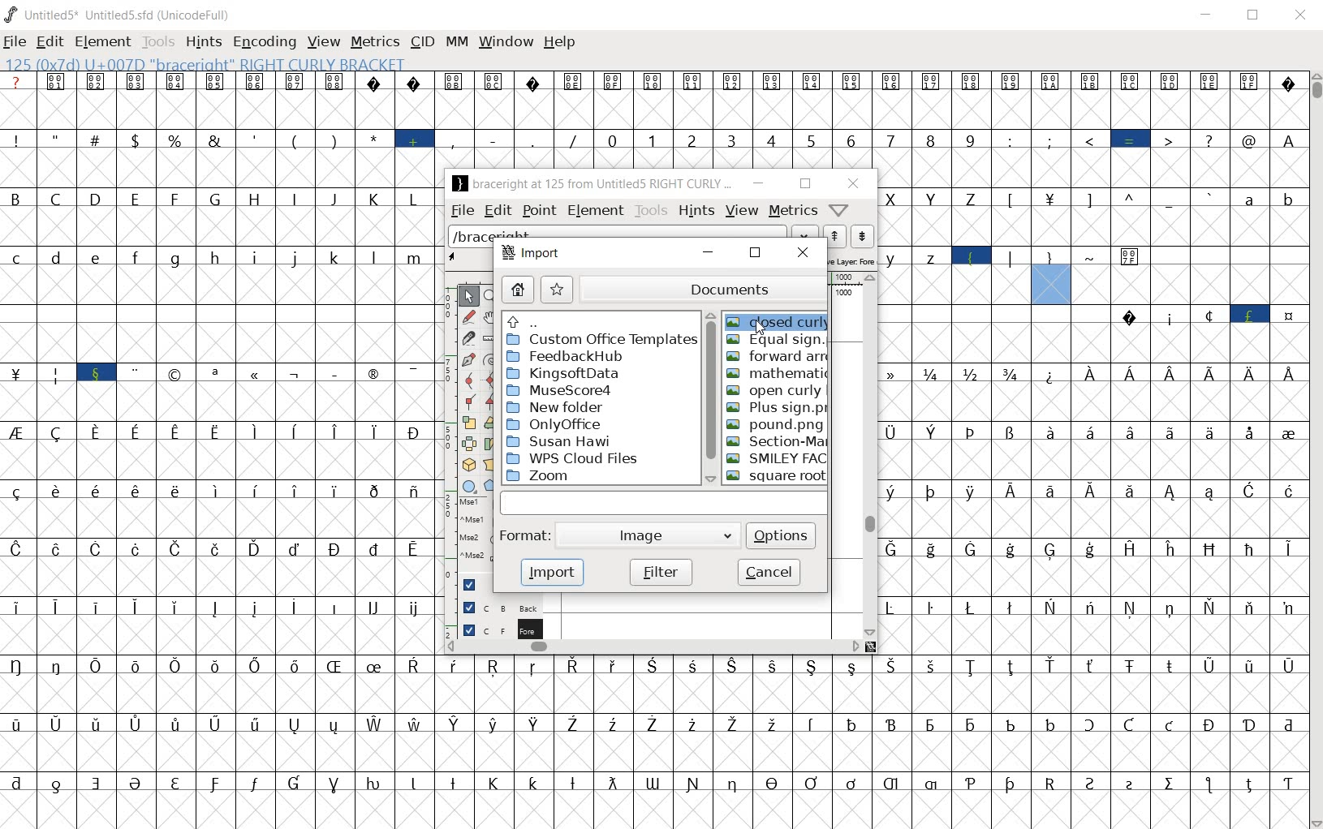  I want to click on view, so click(741, 212).